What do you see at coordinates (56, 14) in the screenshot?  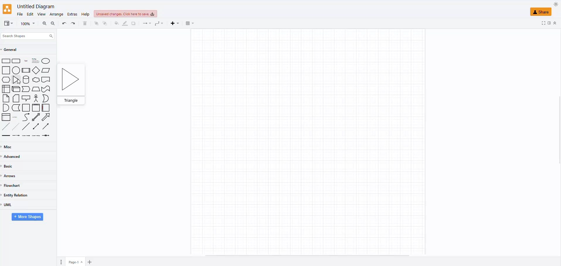 I see `arrange` at bounding box center [56, 14].